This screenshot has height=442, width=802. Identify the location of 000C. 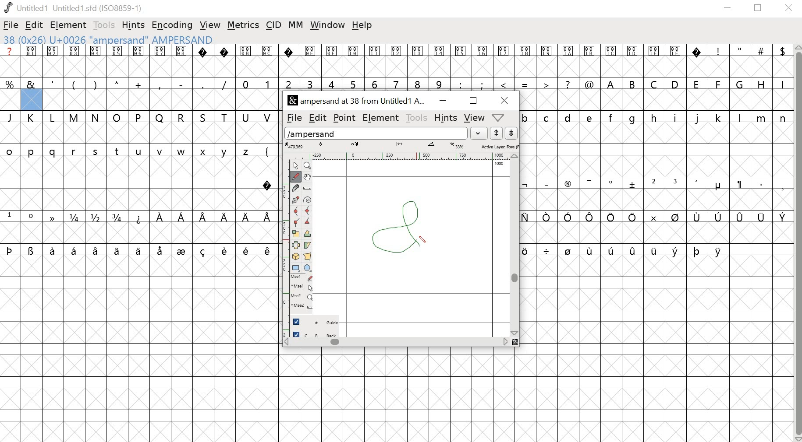
(268, 60).